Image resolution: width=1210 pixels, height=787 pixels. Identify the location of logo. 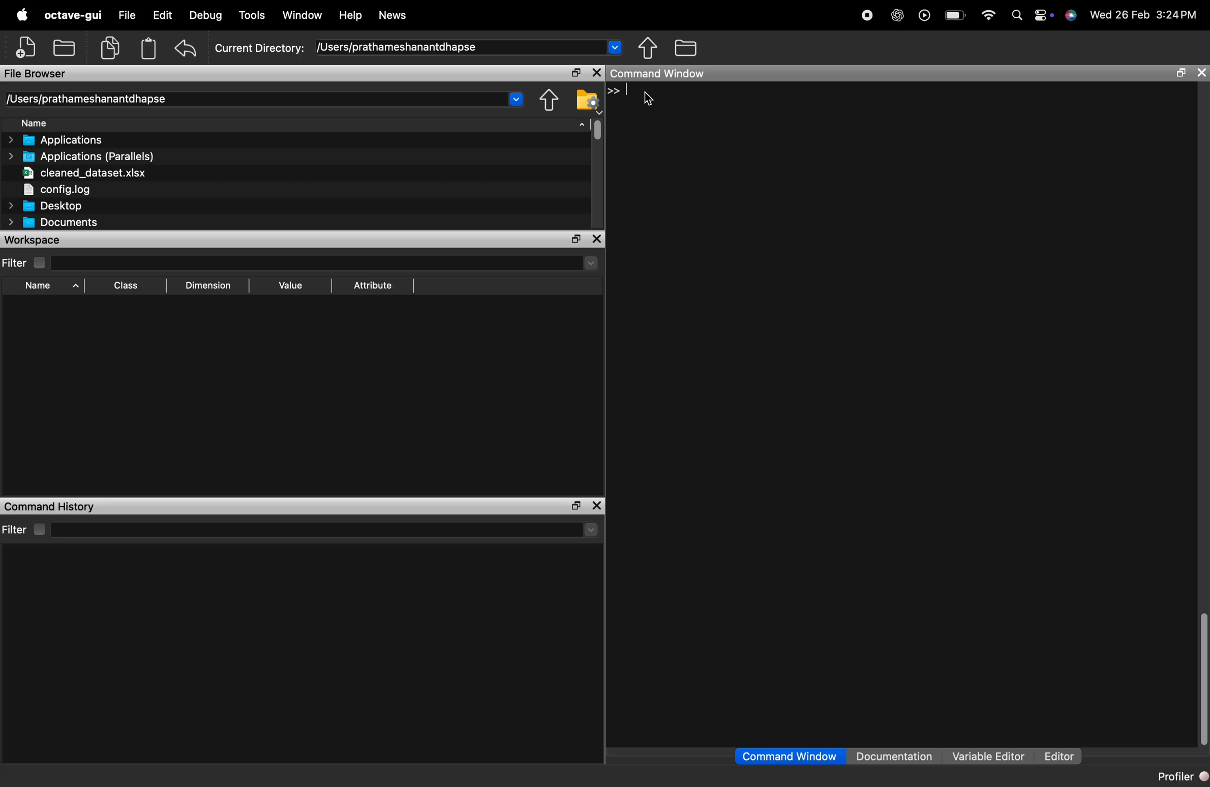
(23, 16).